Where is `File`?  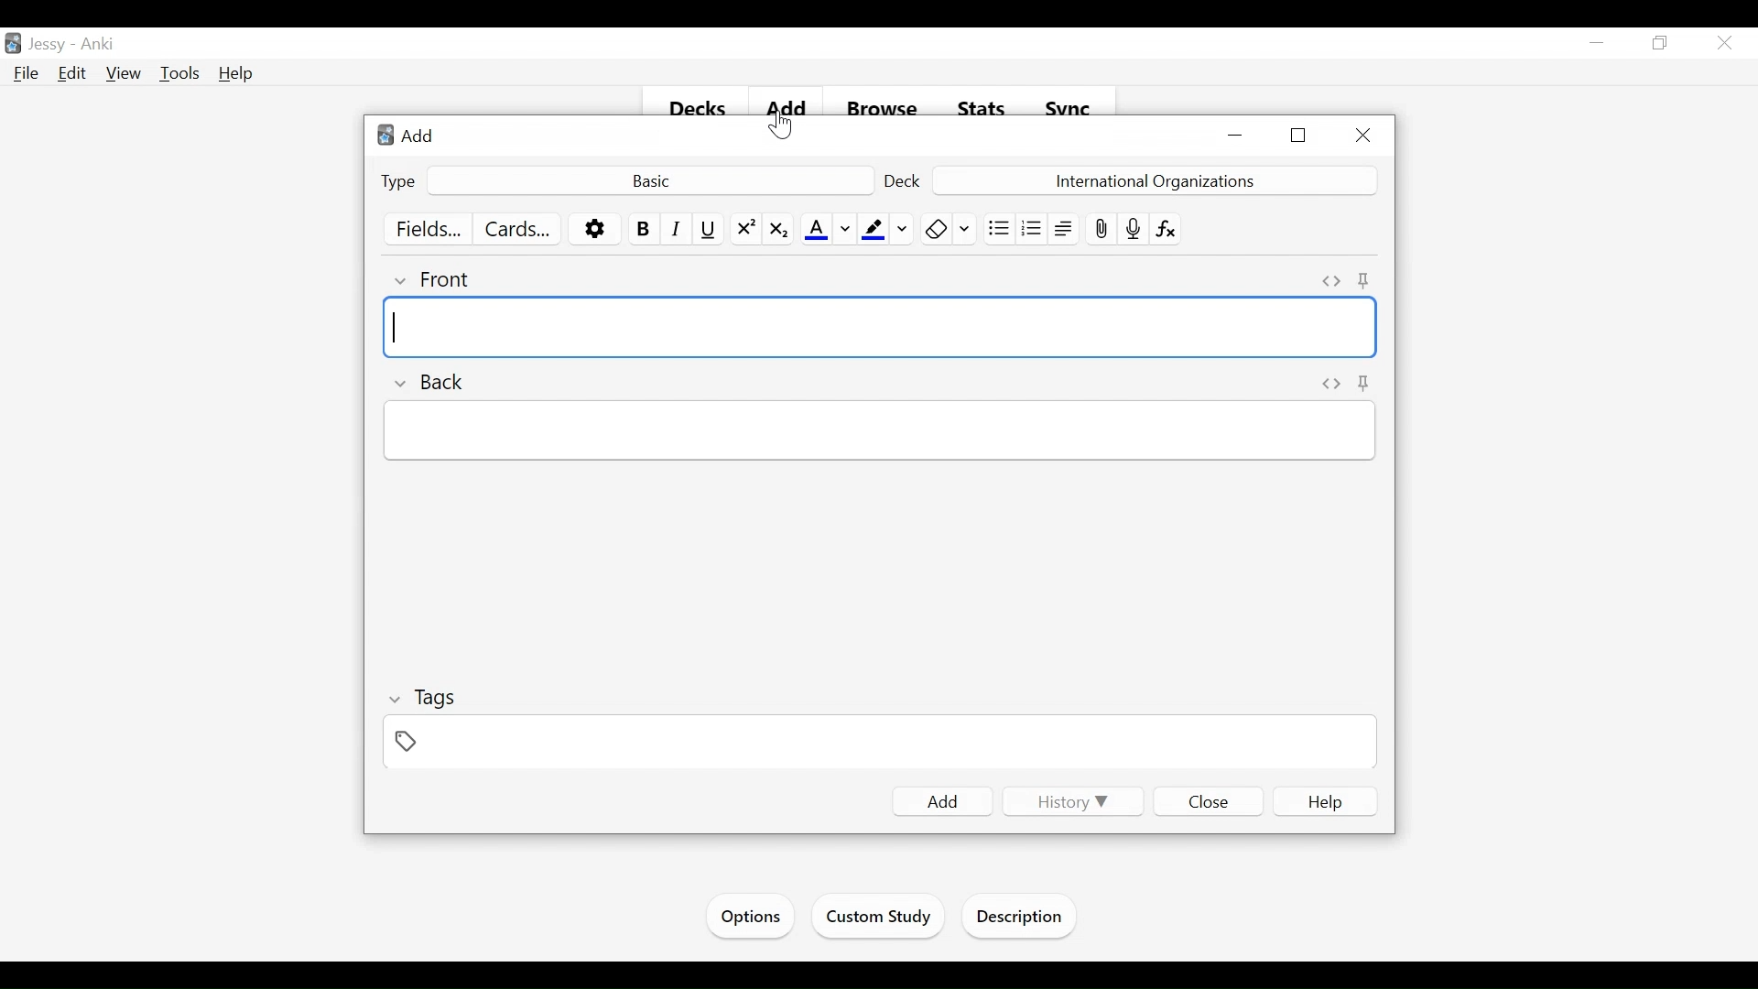
File is located at coordinates (27, 74).